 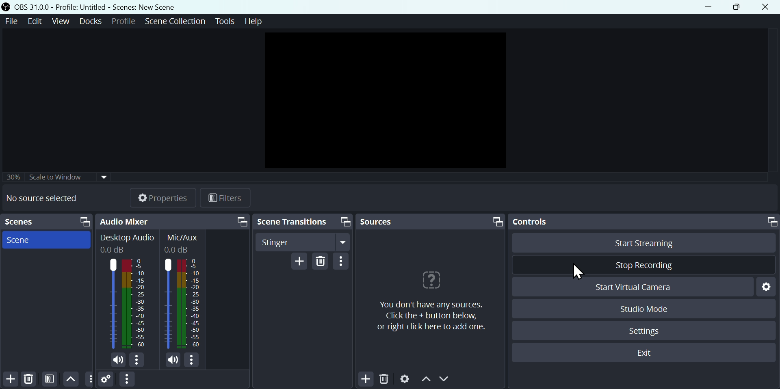 I want to click on maximise, so click(x=736, y=7).